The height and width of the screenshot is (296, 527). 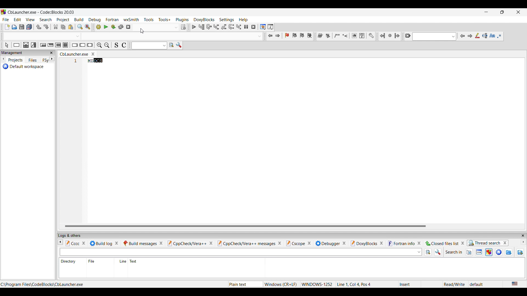 I want to click on Fortran menu, so click(x=112, y=20).